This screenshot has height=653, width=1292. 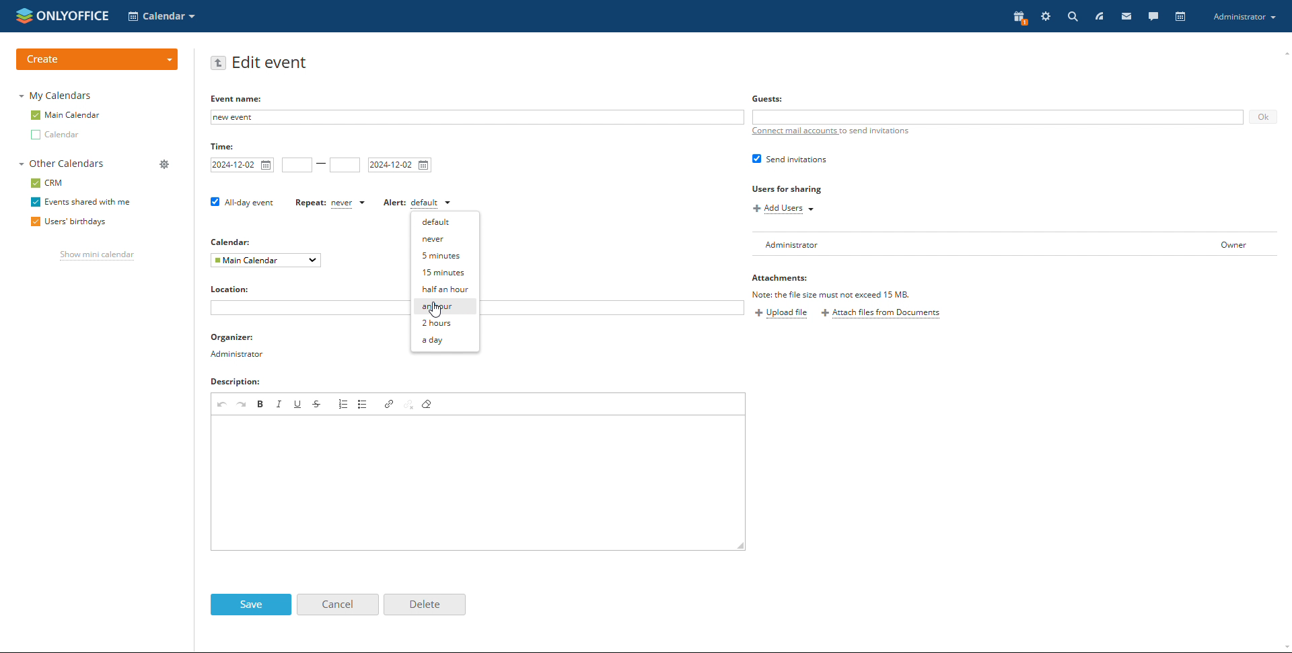 I want to click on other calendar, so click(x=55, y=136).